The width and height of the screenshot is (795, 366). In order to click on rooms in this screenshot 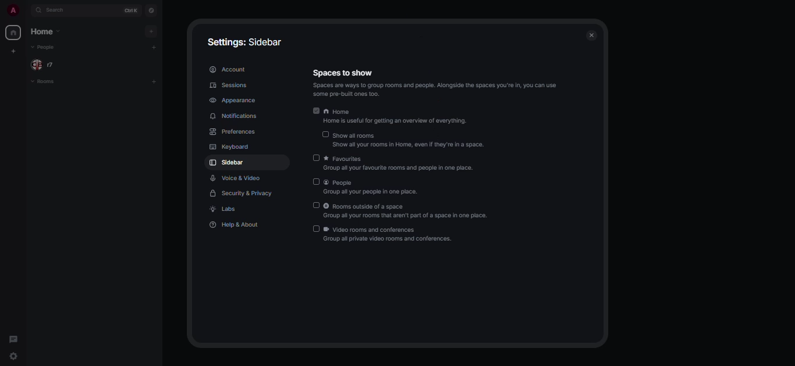, I will do `click(43, 82)`.